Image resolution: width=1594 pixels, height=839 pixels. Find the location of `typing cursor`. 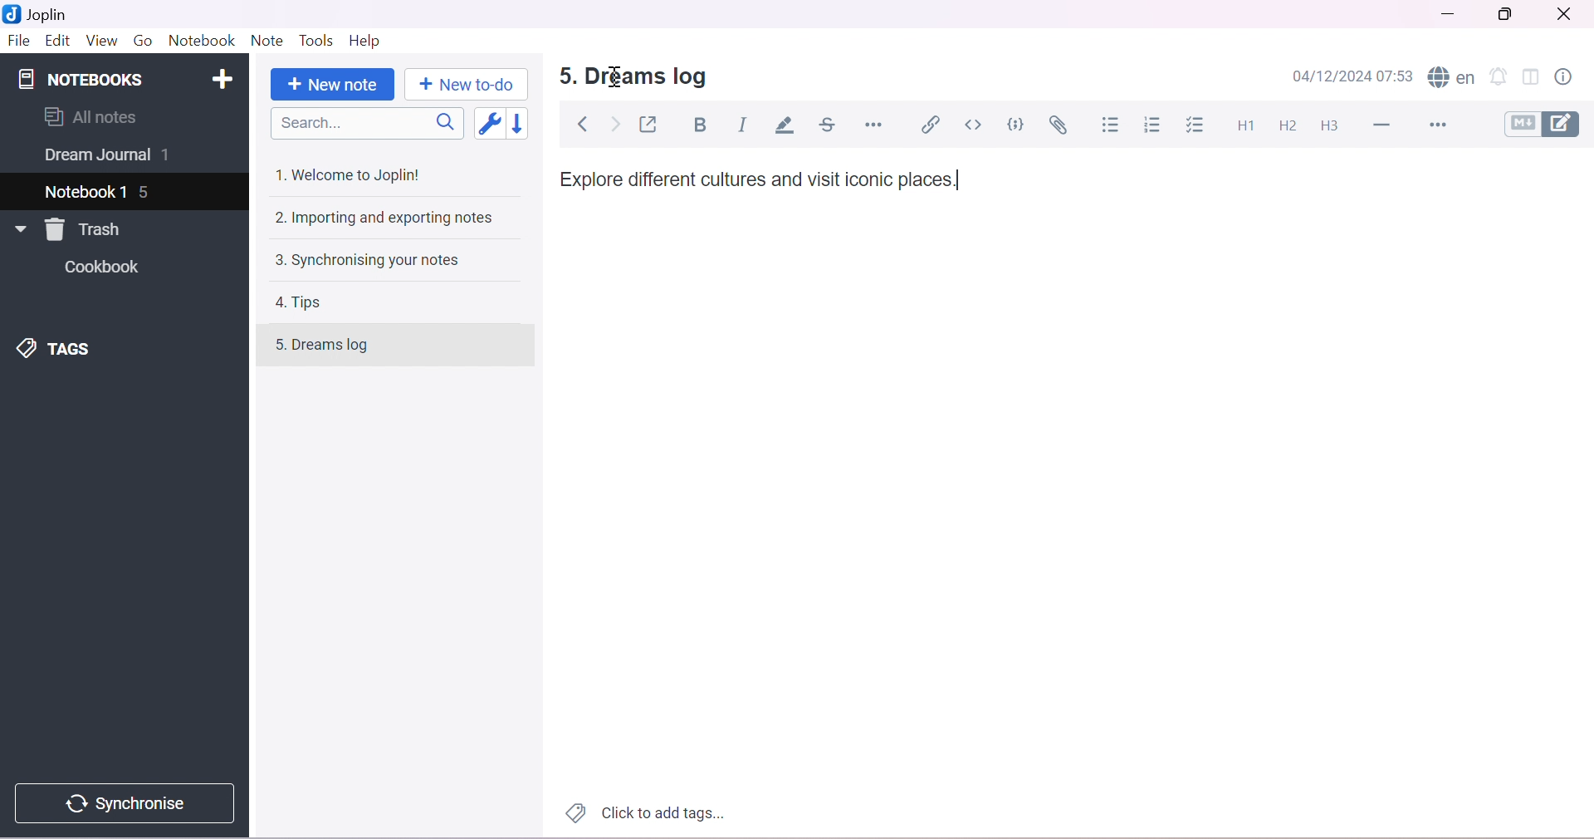

typing cursor is located at coordinates (958, 182).